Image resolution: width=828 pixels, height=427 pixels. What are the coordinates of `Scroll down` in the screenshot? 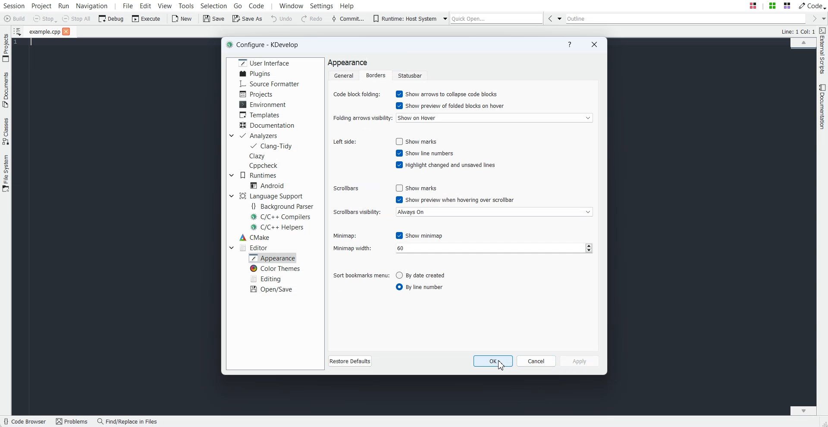 It's located at (812, 411).